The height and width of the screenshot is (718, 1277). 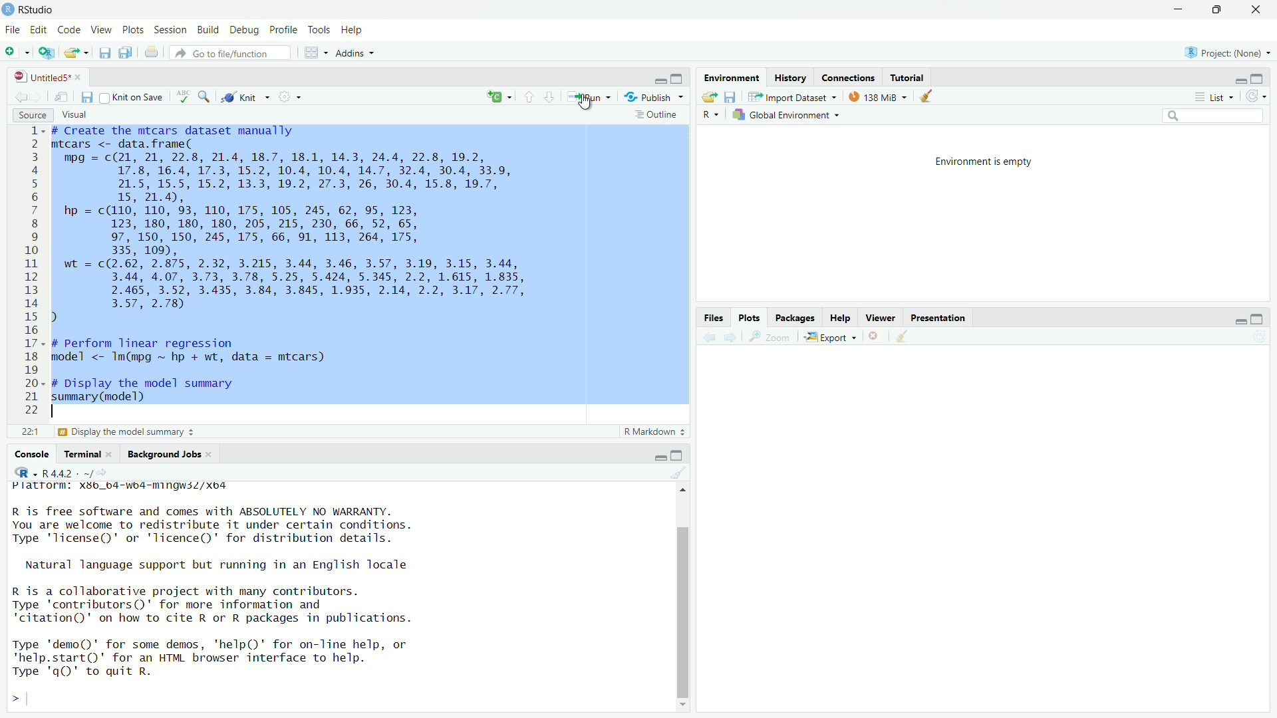 I want to click on scroll bar, so click(x=684, y=613).